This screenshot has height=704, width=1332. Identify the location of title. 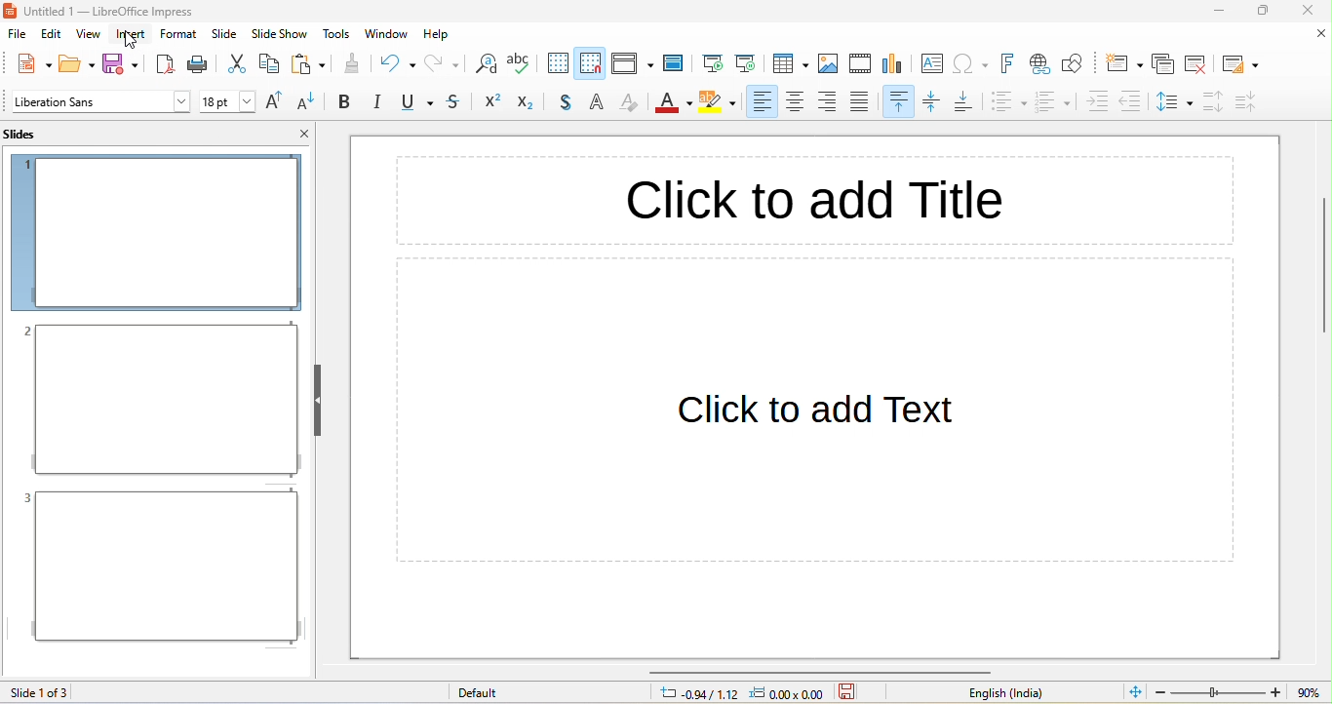
(125, 12).